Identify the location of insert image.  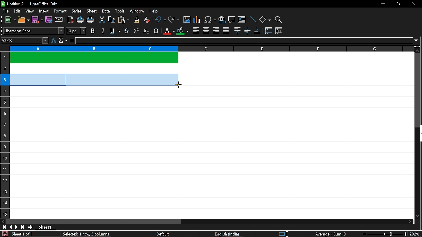
(187, 20).